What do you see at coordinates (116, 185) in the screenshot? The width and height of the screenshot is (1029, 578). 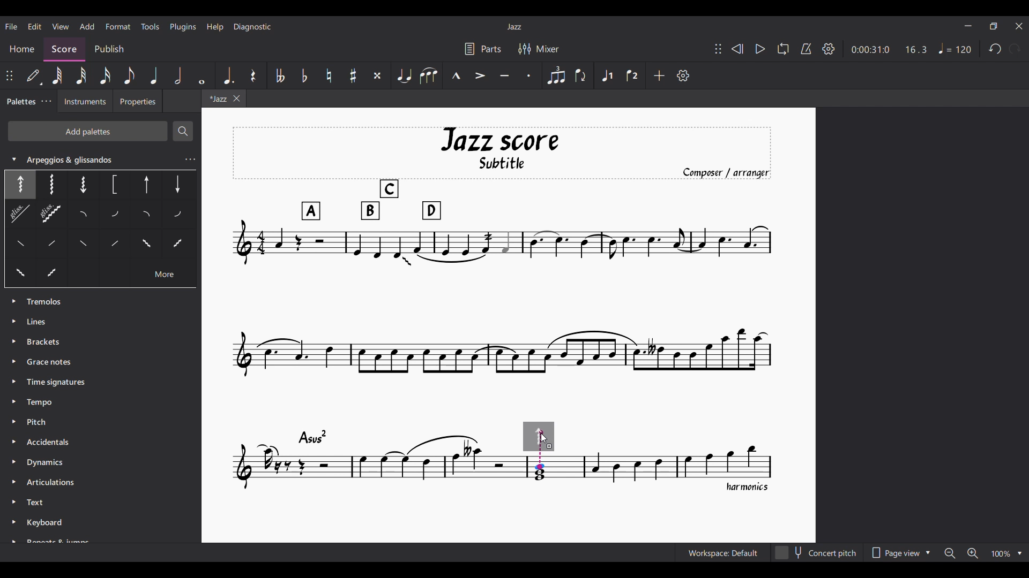 I see `` at bounding box center [116, 185].